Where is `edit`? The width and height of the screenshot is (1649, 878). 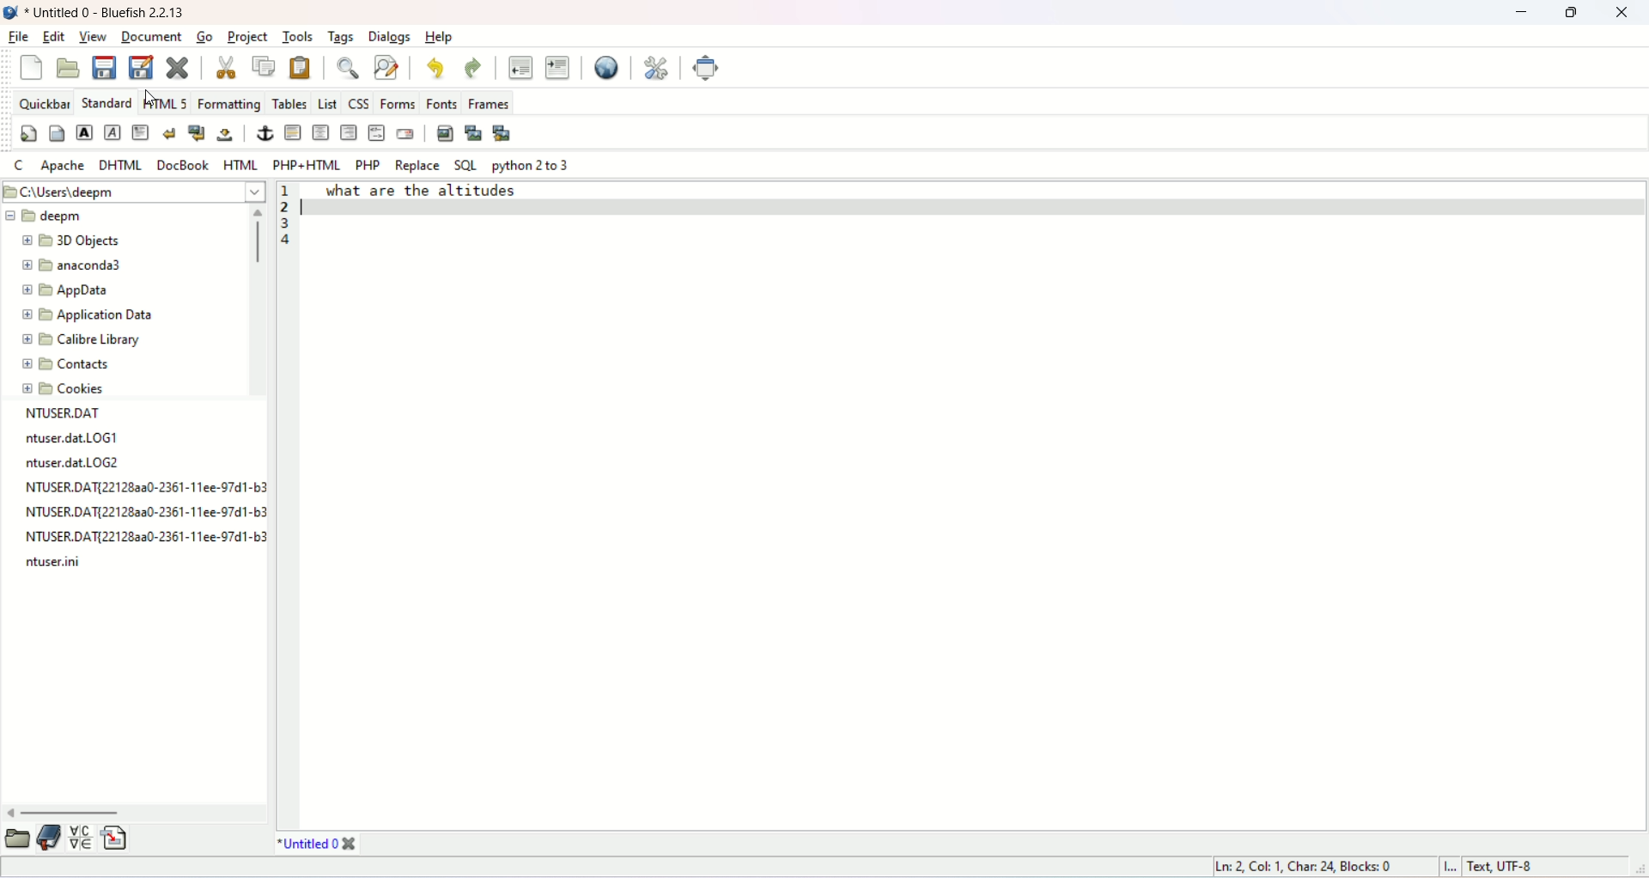
edit is located at coordinates (56, 36).